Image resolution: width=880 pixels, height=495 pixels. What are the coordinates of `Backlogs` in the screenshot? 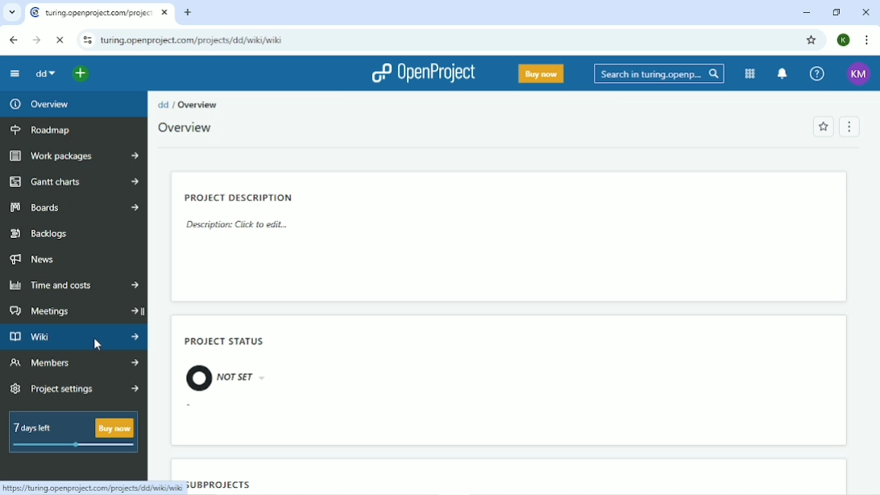 It's located at (39, 233).